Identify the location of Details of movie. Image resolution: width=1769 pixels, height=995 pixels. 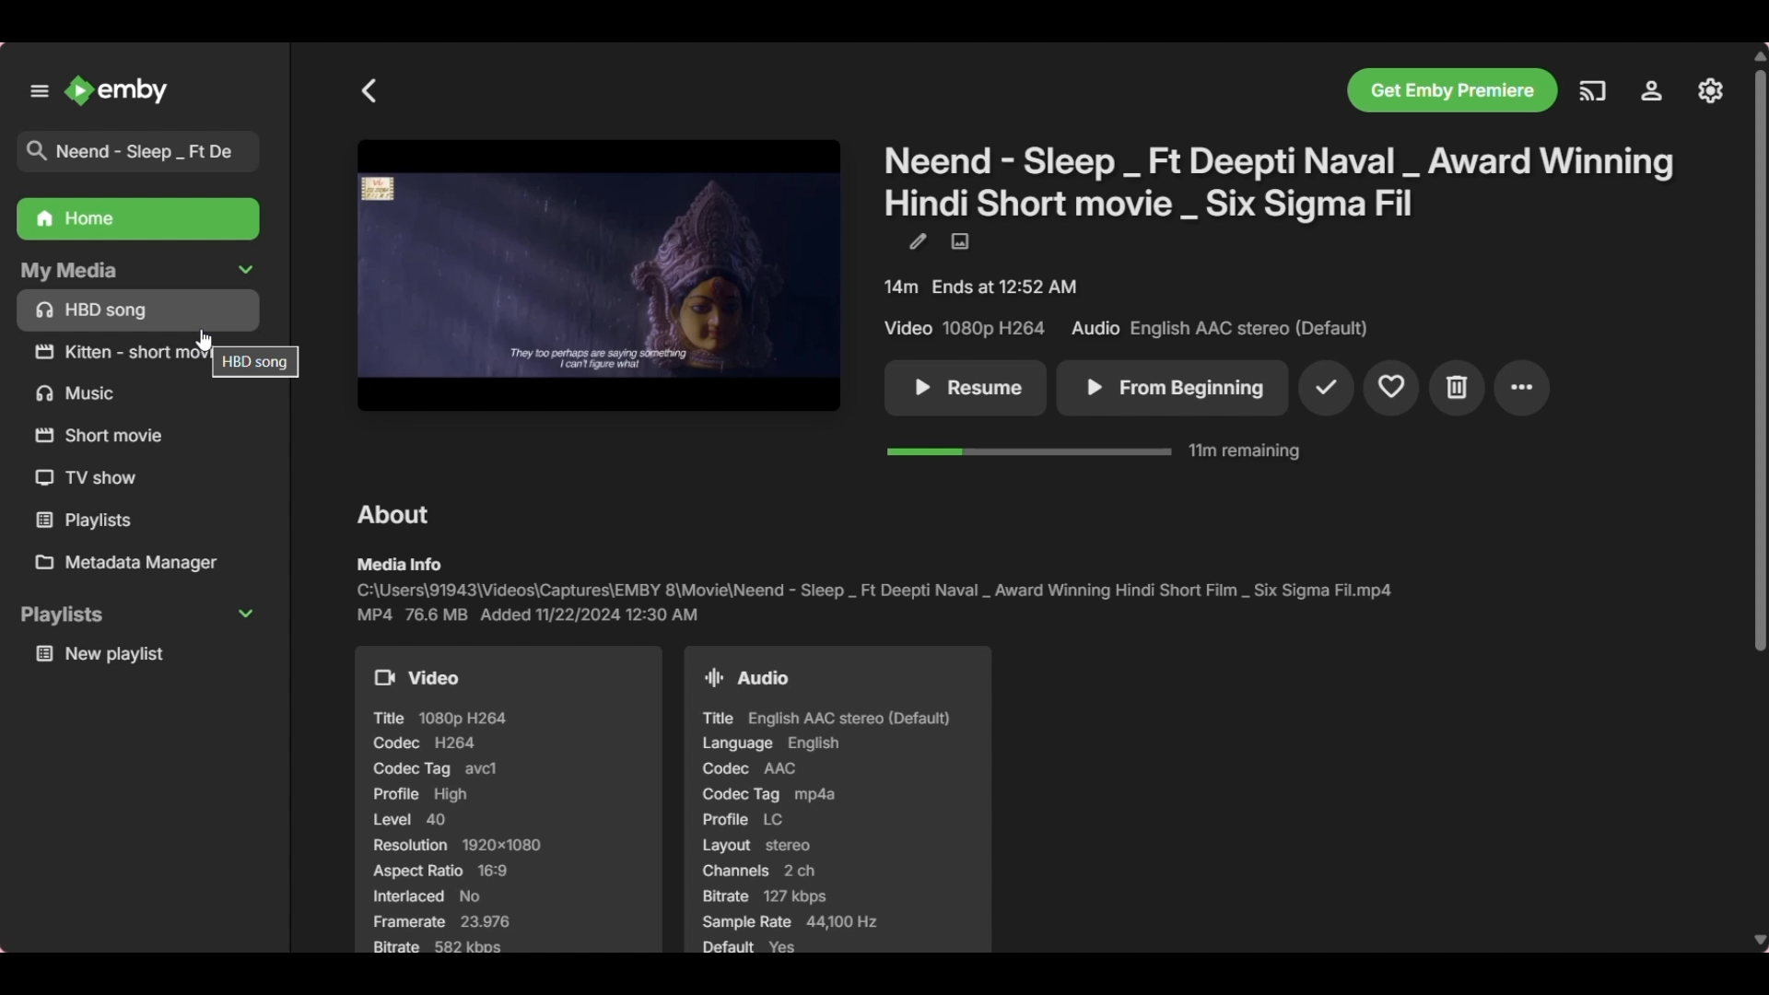
(1128, 308).